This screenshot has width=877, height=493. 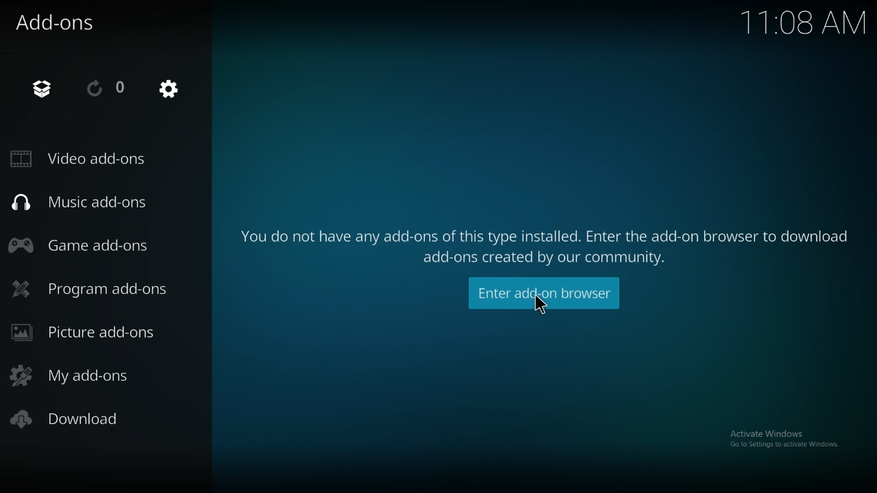 What do you see at coordinates (87, 375) in the screenshot?
I see `my add ons` at bounding box center [87, 375].